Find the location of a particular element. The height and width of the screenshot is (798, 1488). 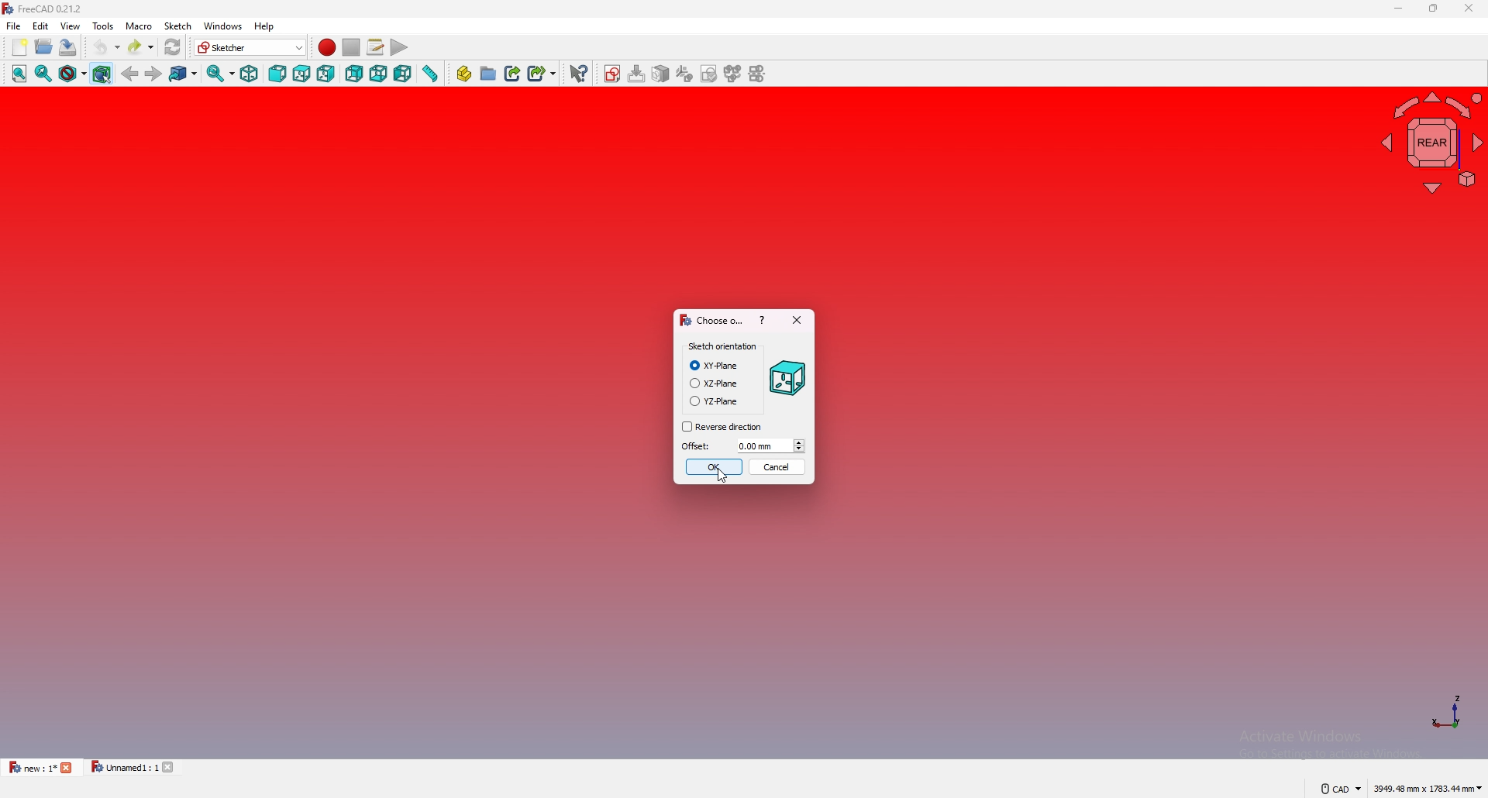

Sketches is located at coordinates (614, 73).